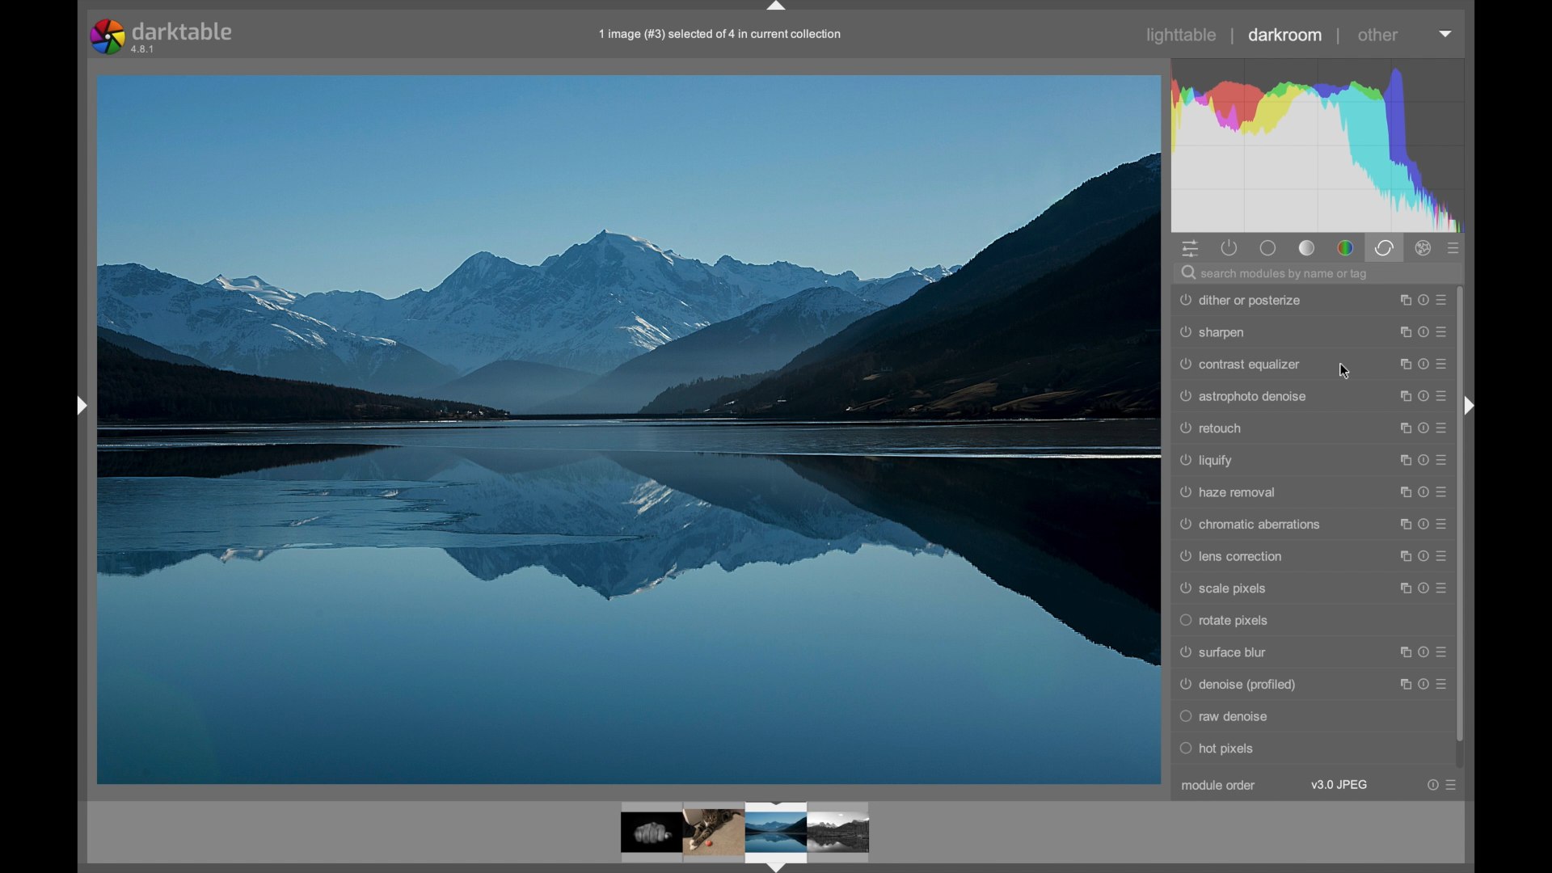 This screenshot has width=1552, height=873. I want to click on other, so click(1378, 35).